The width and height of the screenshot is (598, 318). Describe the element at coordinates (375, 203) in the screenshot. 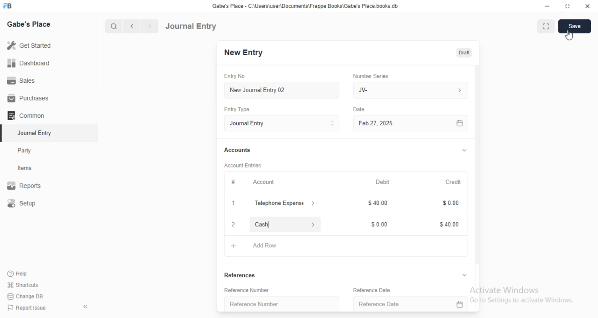

I see `40.00` at that location.